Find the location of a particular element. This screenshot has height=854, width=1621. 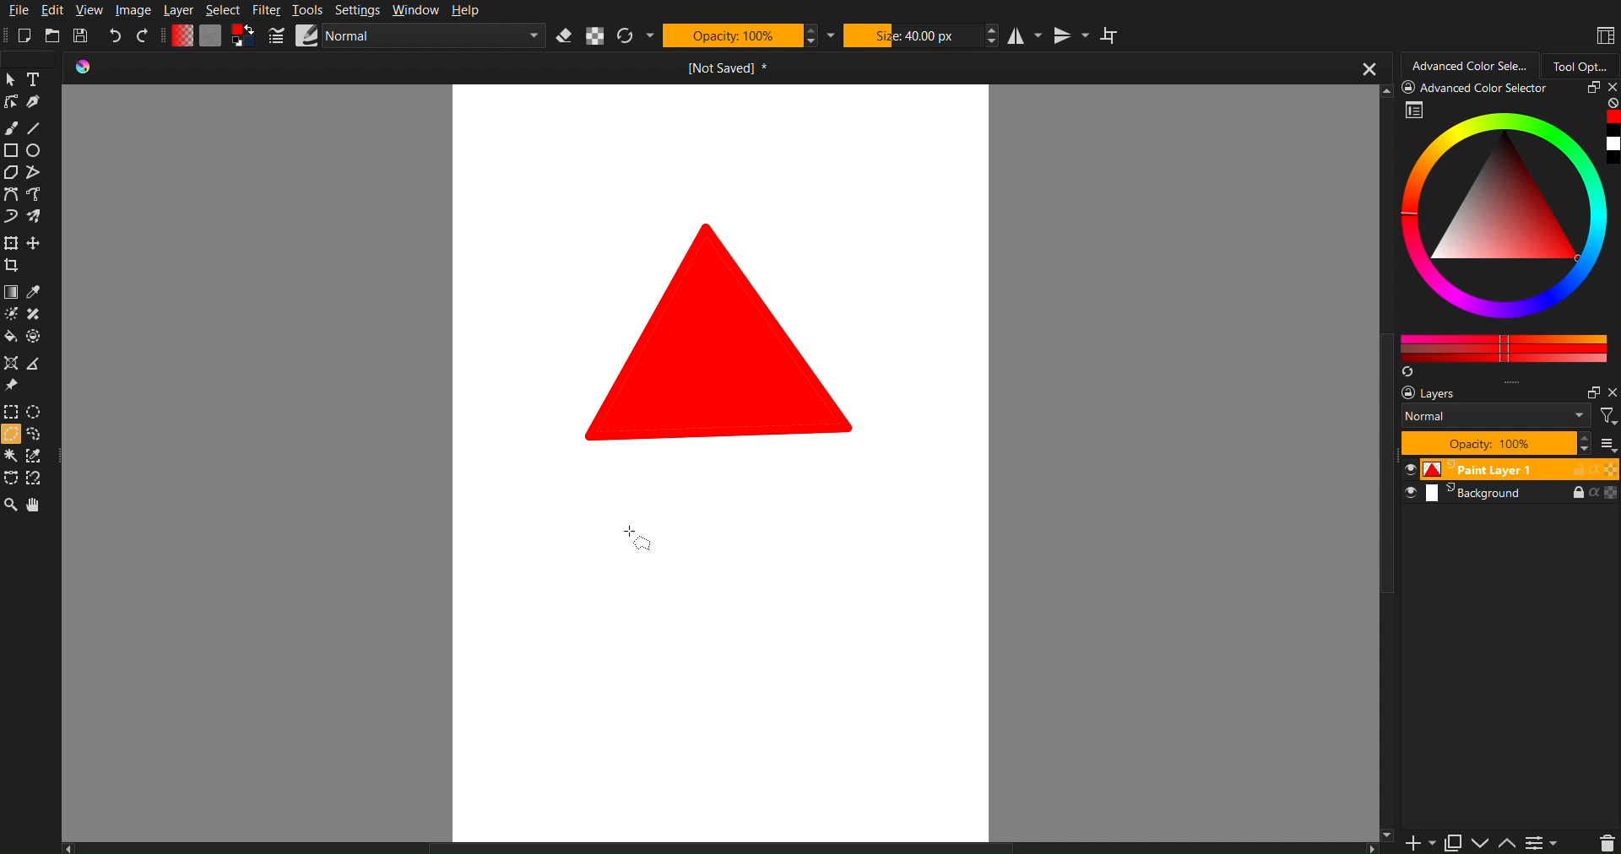

Square is located at coordinates (10, 244).